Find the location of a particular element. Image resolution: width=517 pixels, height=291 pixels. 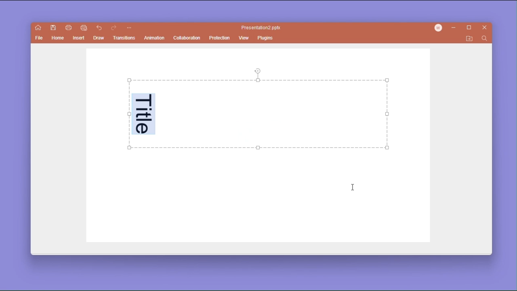

plugins is located at coordinates (266, 38).